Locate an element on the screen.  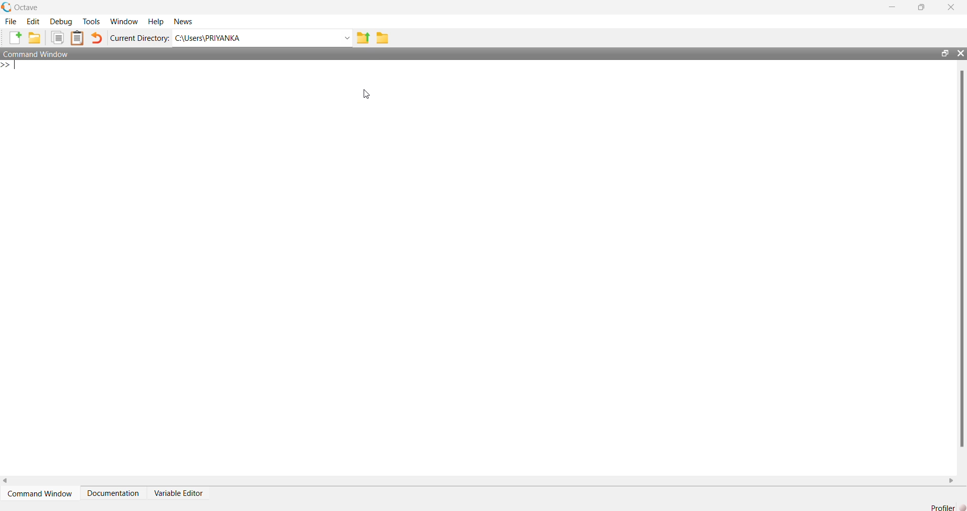
Current Directory: is located at coordinates (140, 38).